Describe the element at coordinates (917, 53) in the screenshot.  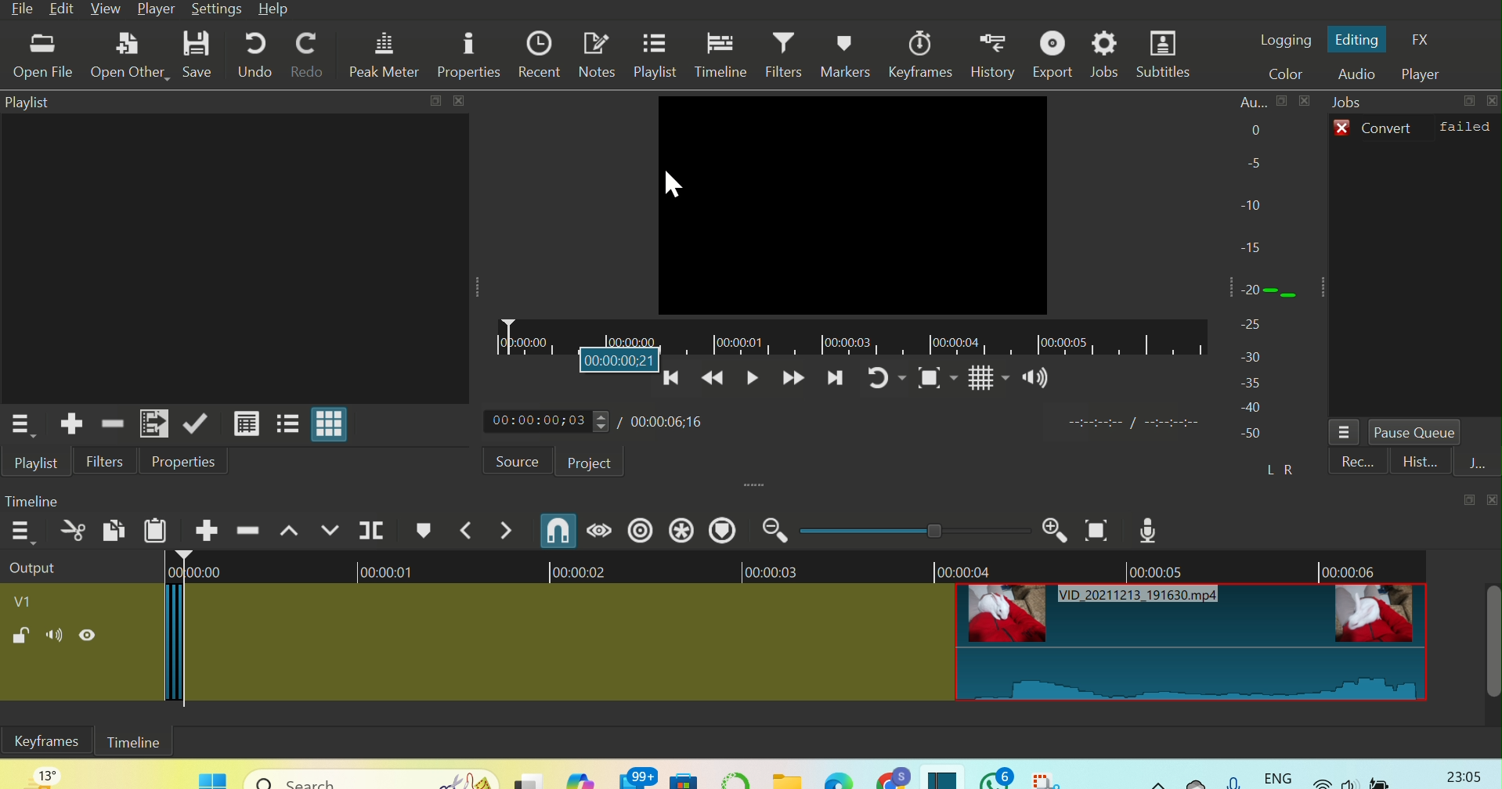
I see `Keyframes` at that location.